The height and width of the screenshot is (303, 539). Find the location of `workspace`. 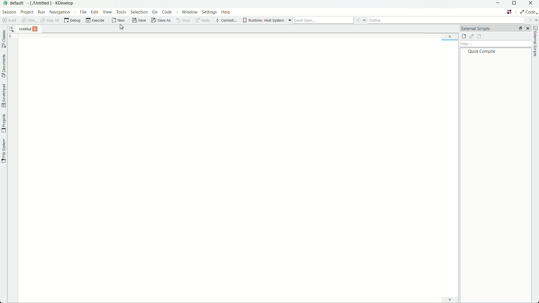

workspace is located at coordinates (288, 168).